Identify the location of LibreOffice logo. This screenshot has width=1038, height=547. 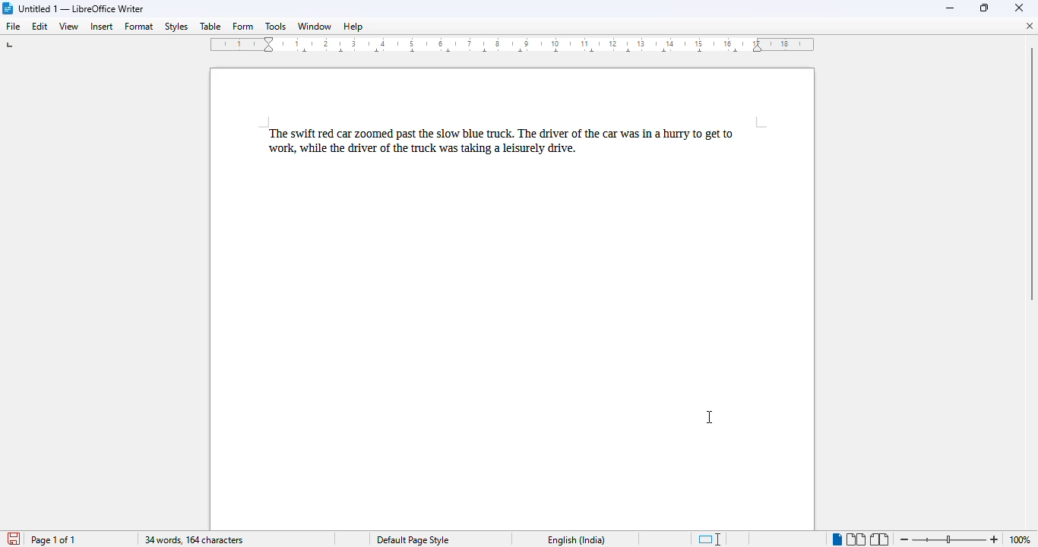
(7, 8).